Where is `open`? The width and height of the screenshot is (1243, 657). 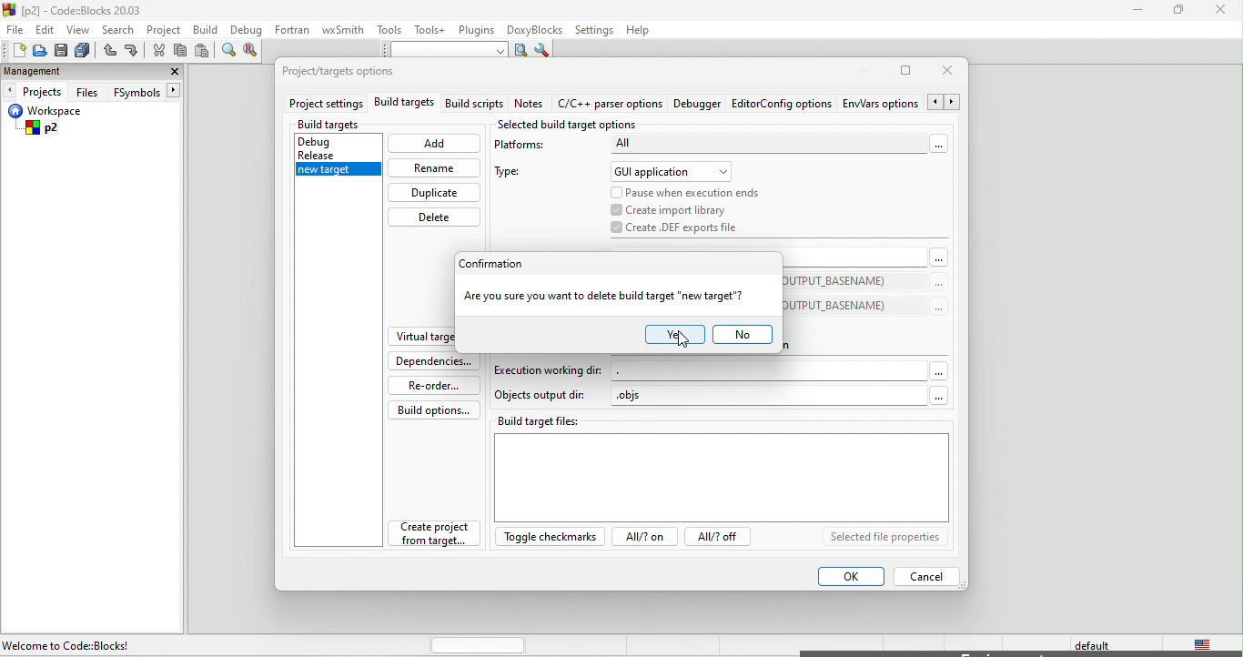 open is located at coordinates (37, 54).